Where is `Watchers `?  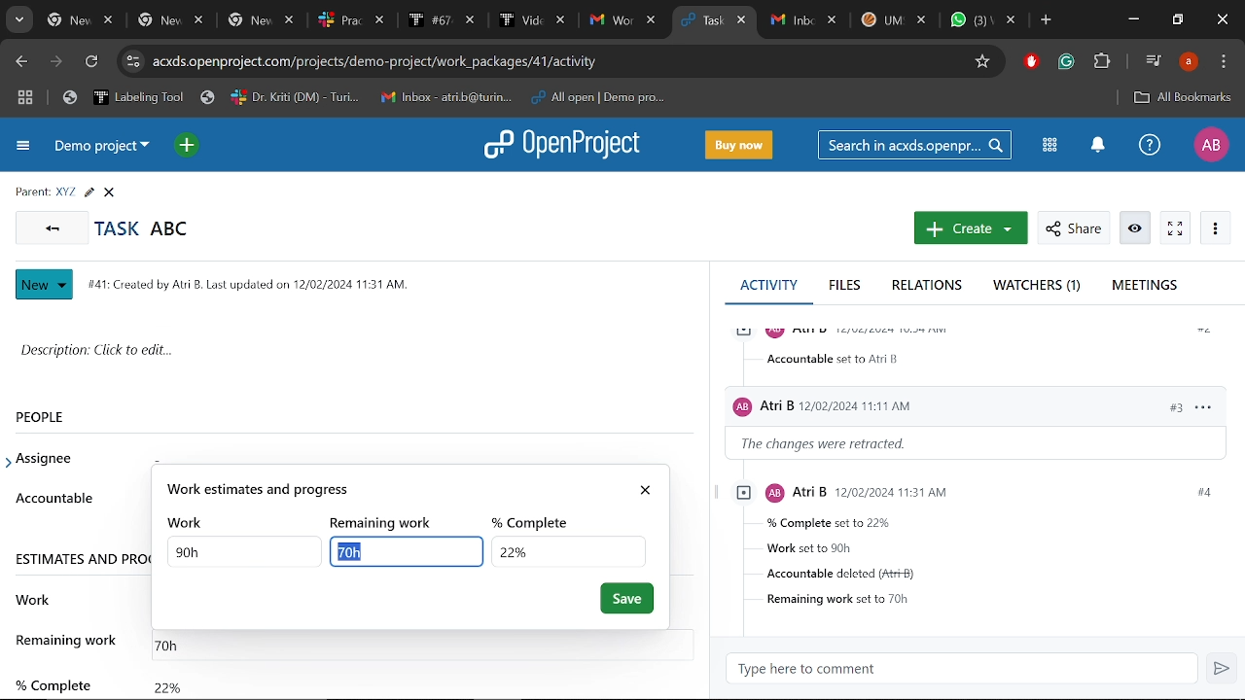 Watchers  is located at coordinates (1040, 287).